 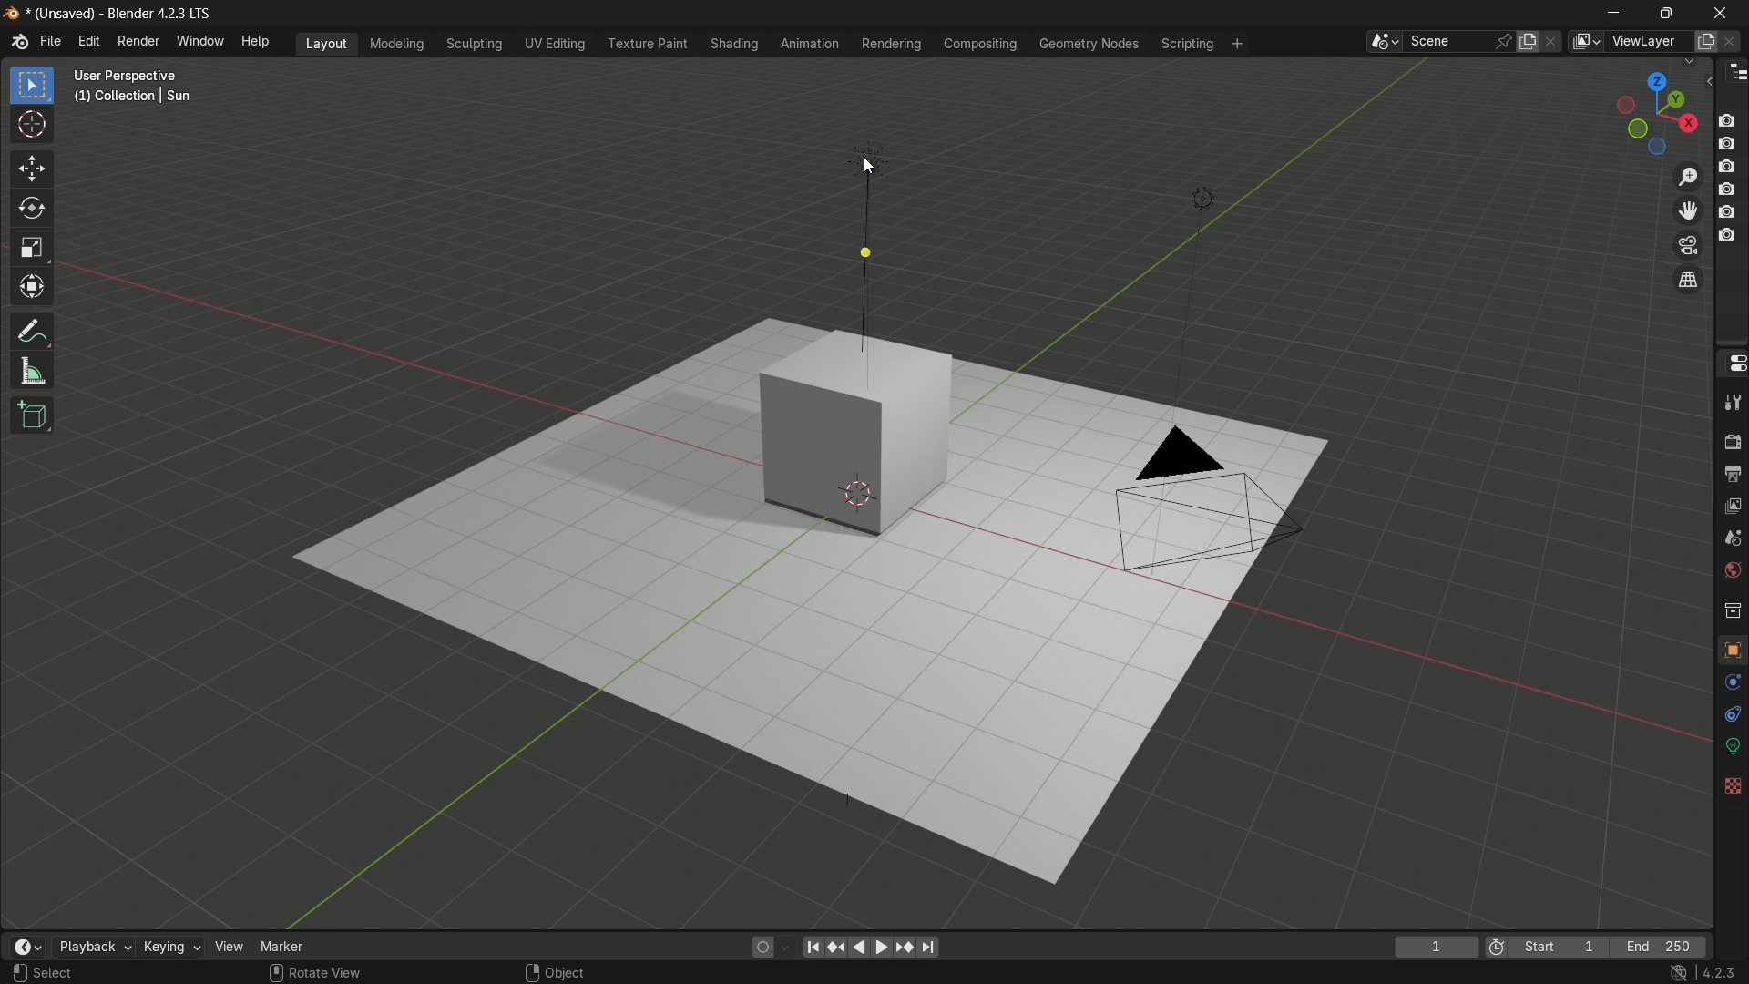 What do you see at coordinates (35, 373) in the screenshot?
I see `measure` at bounding box center [35, 373].